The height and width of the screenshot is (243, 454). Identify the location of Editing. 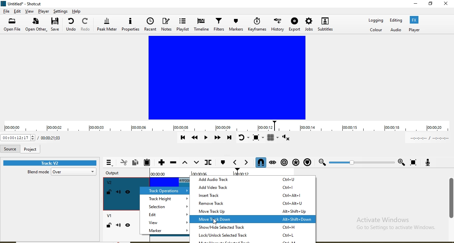
(397, 21).